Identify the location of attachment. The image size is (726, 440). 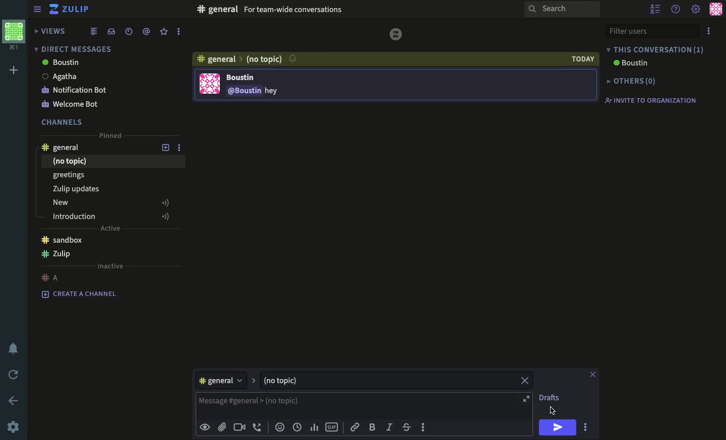
(222, 427).